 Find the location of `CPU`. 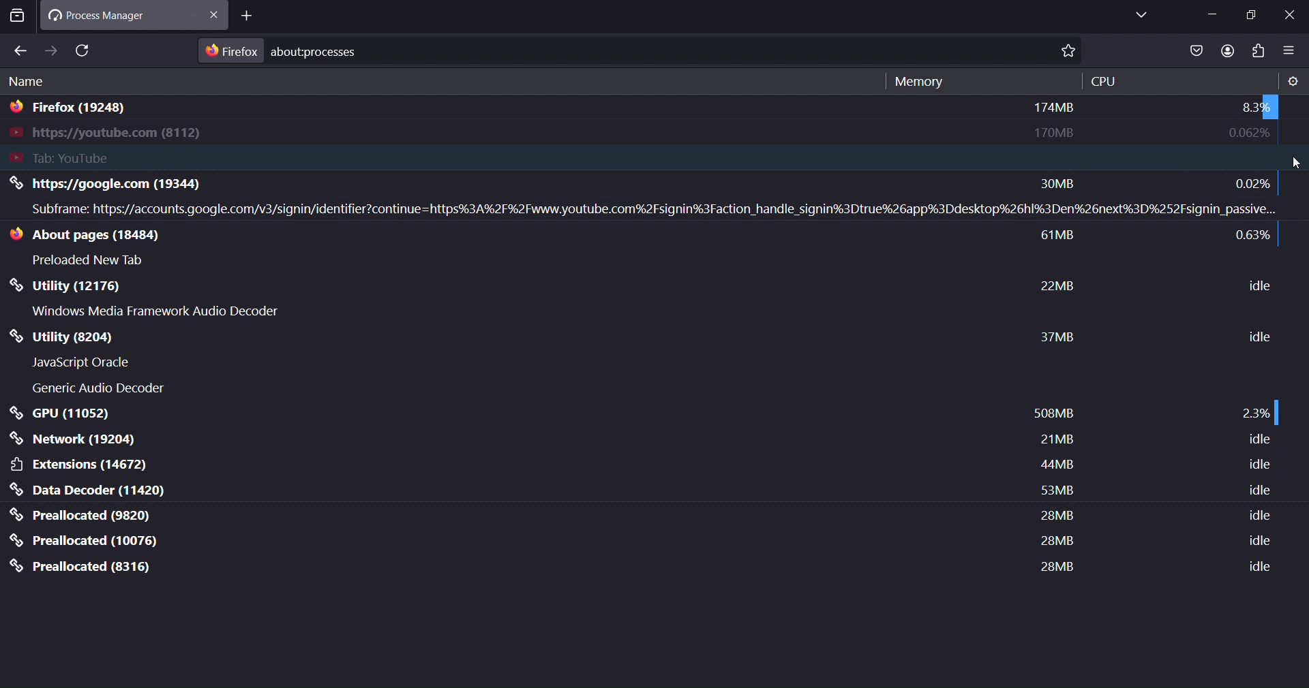

CPU is located at coordinates (1104, 81).